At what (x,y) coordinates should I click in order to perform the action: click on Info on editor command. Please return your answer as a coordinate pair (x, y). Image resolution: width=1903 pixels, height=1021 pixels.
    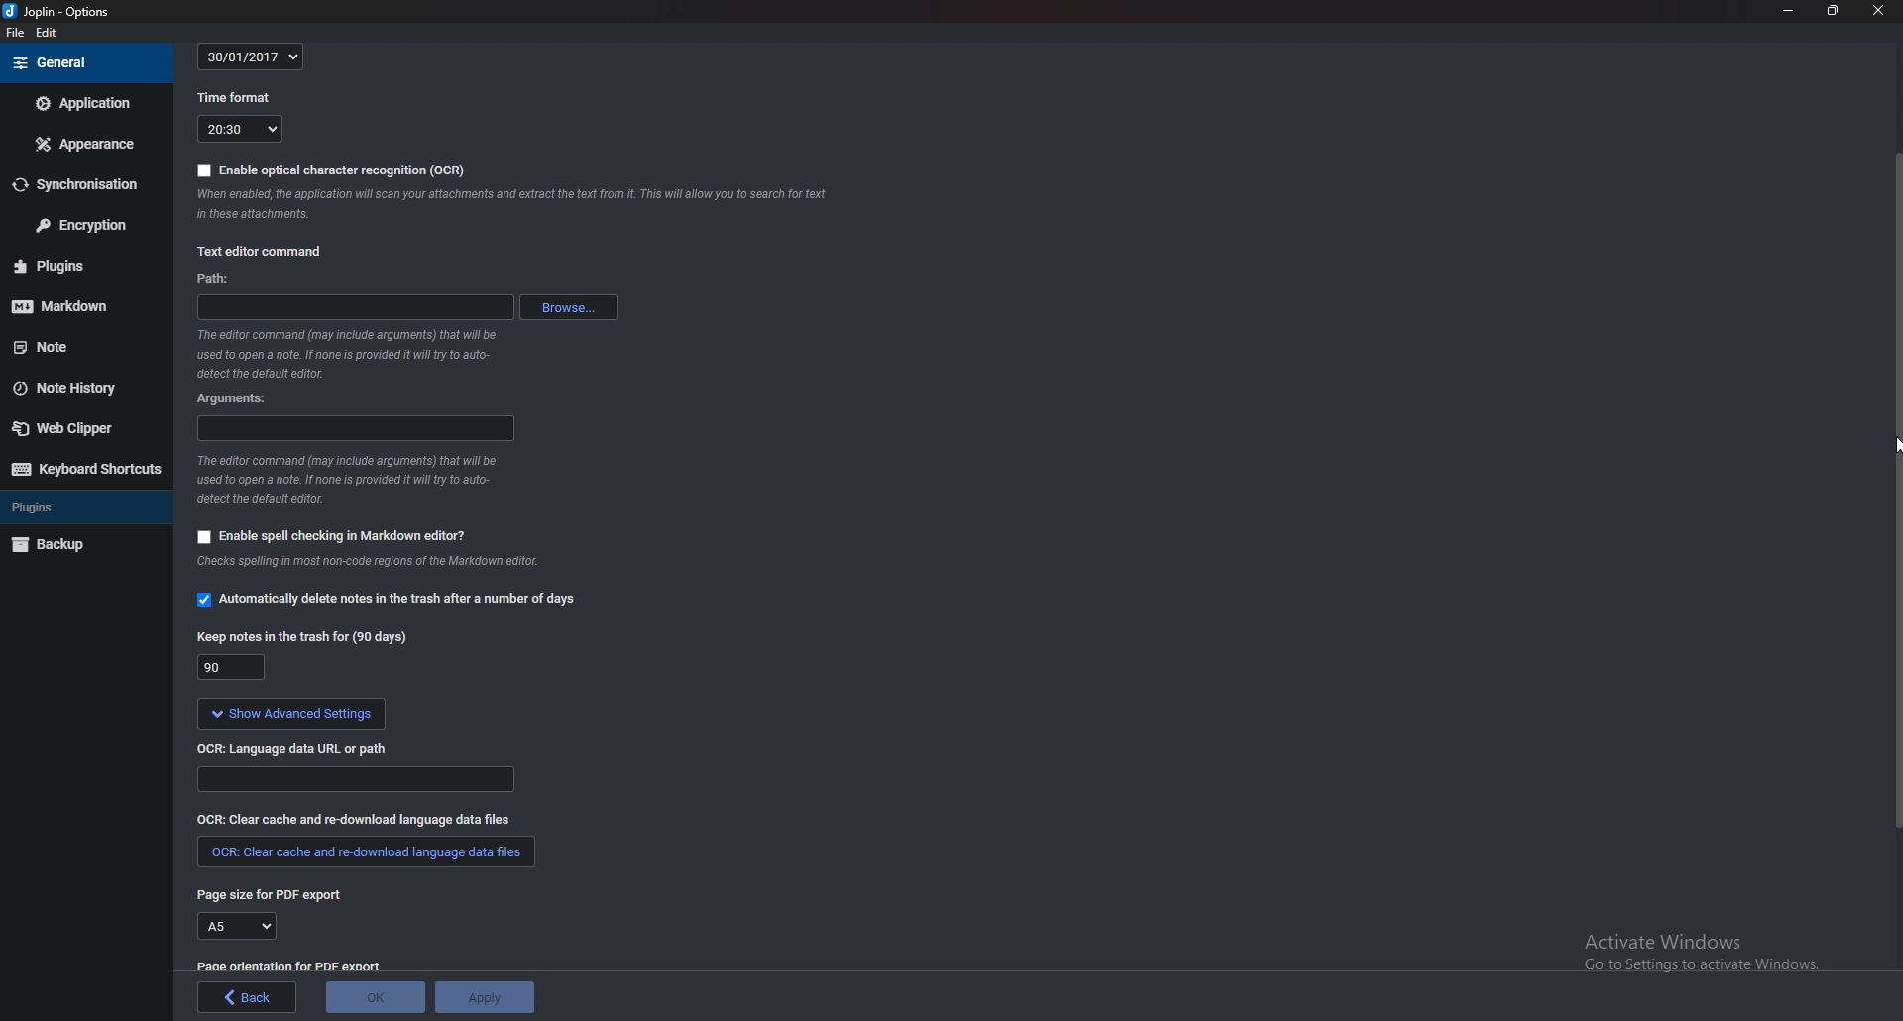
    Looking at the image, I should click on (351, 480).